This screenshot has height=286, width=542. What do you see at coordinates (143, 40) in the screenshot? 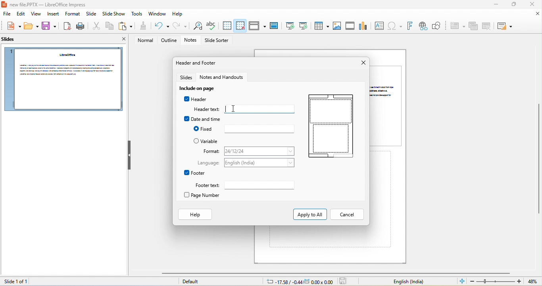
I see `normal` at bounding box center [143, 40].